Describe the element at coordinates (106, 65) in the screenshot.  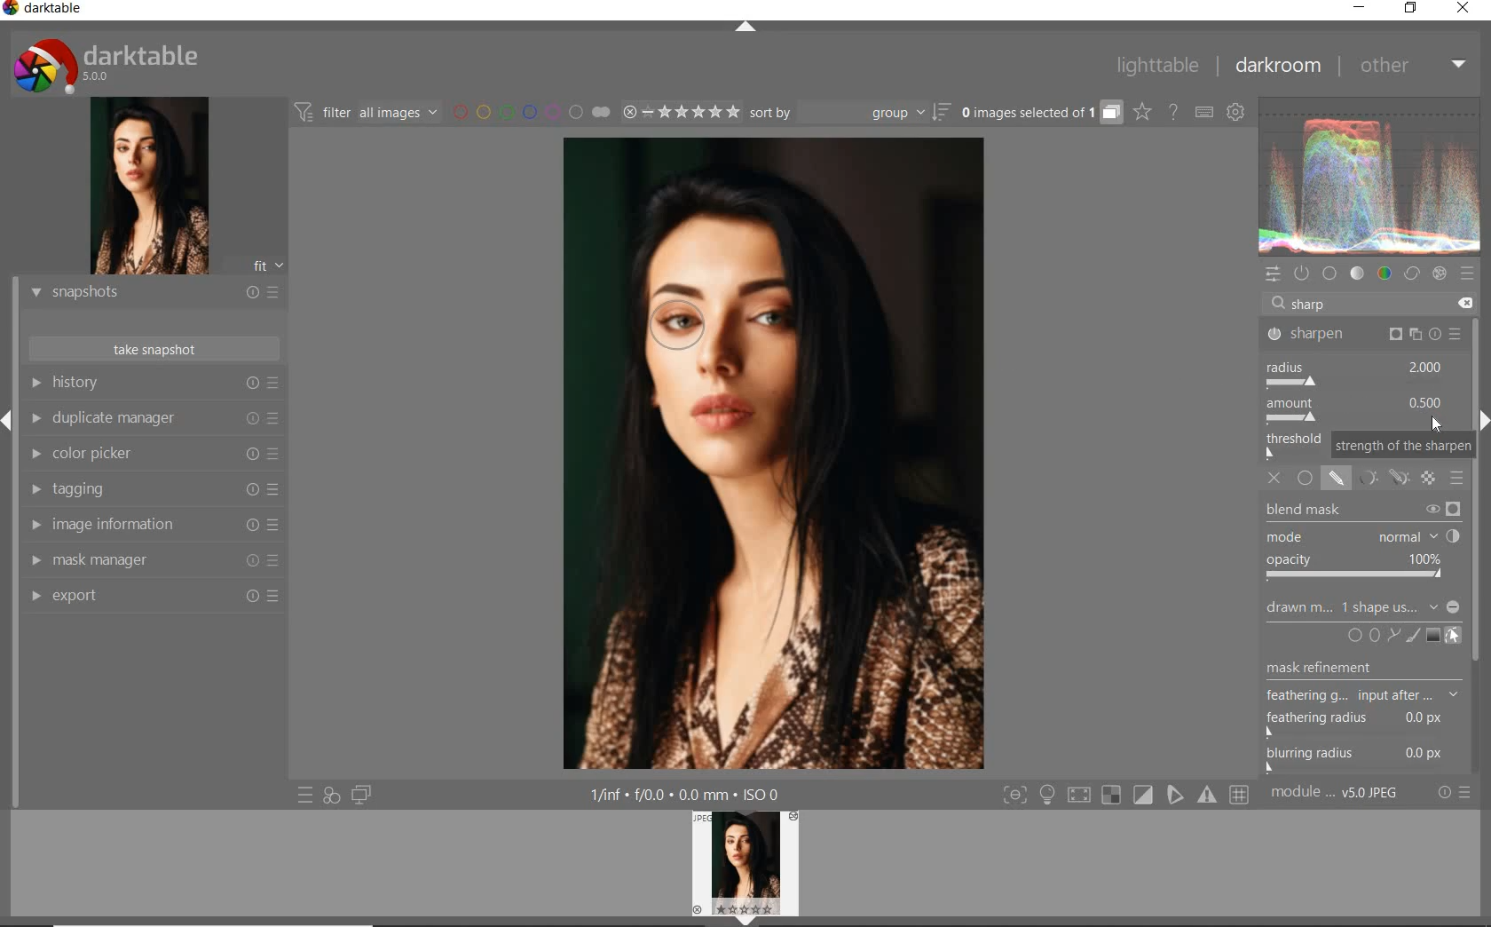
I see `Darktable 5.0.0` at that location.